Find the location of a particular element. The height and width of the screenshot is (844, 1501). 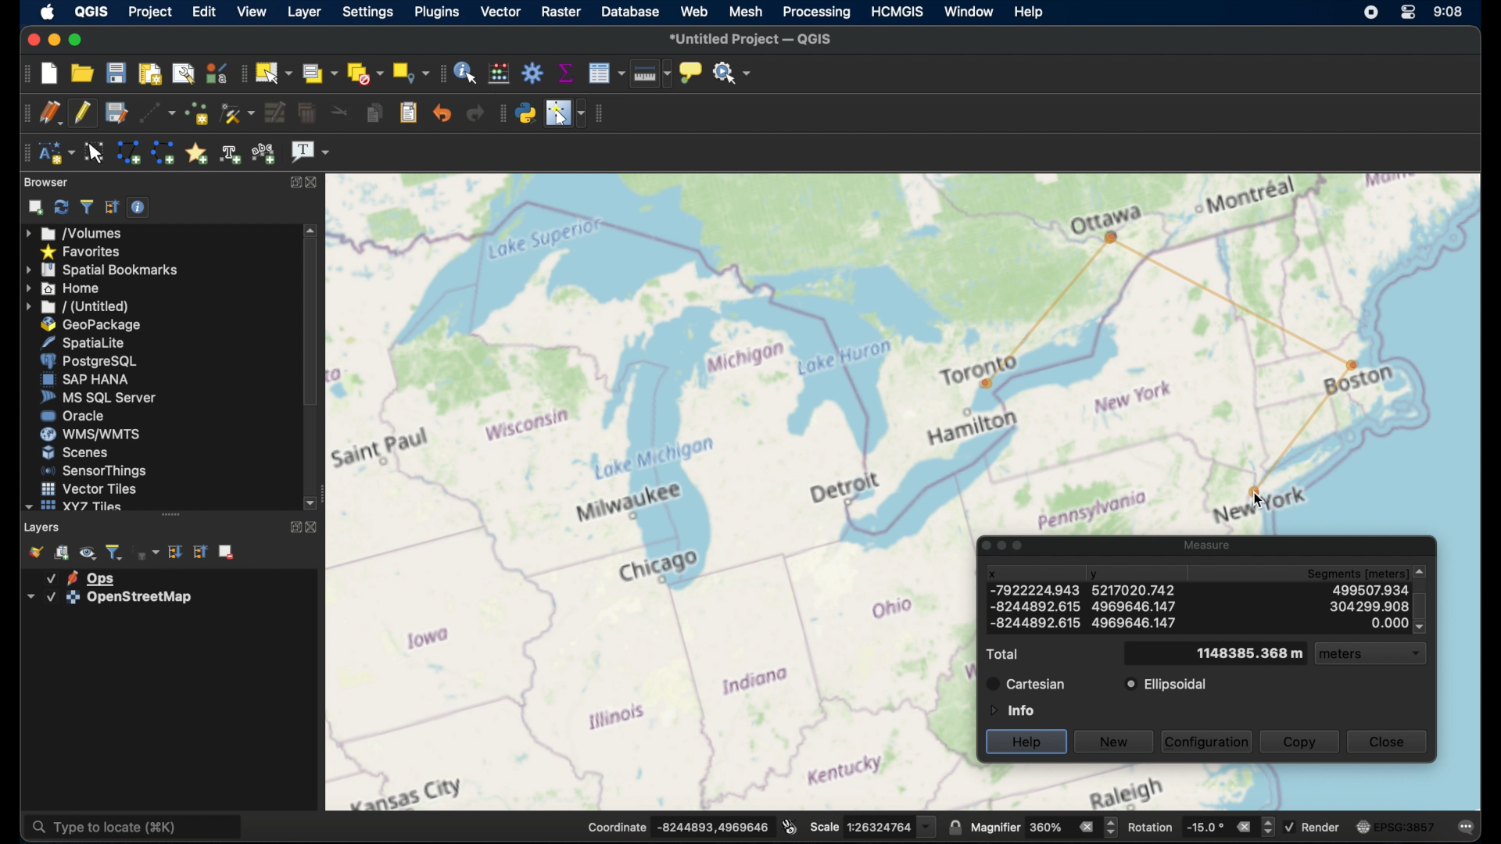

close is located at coordinates (1392, 742).